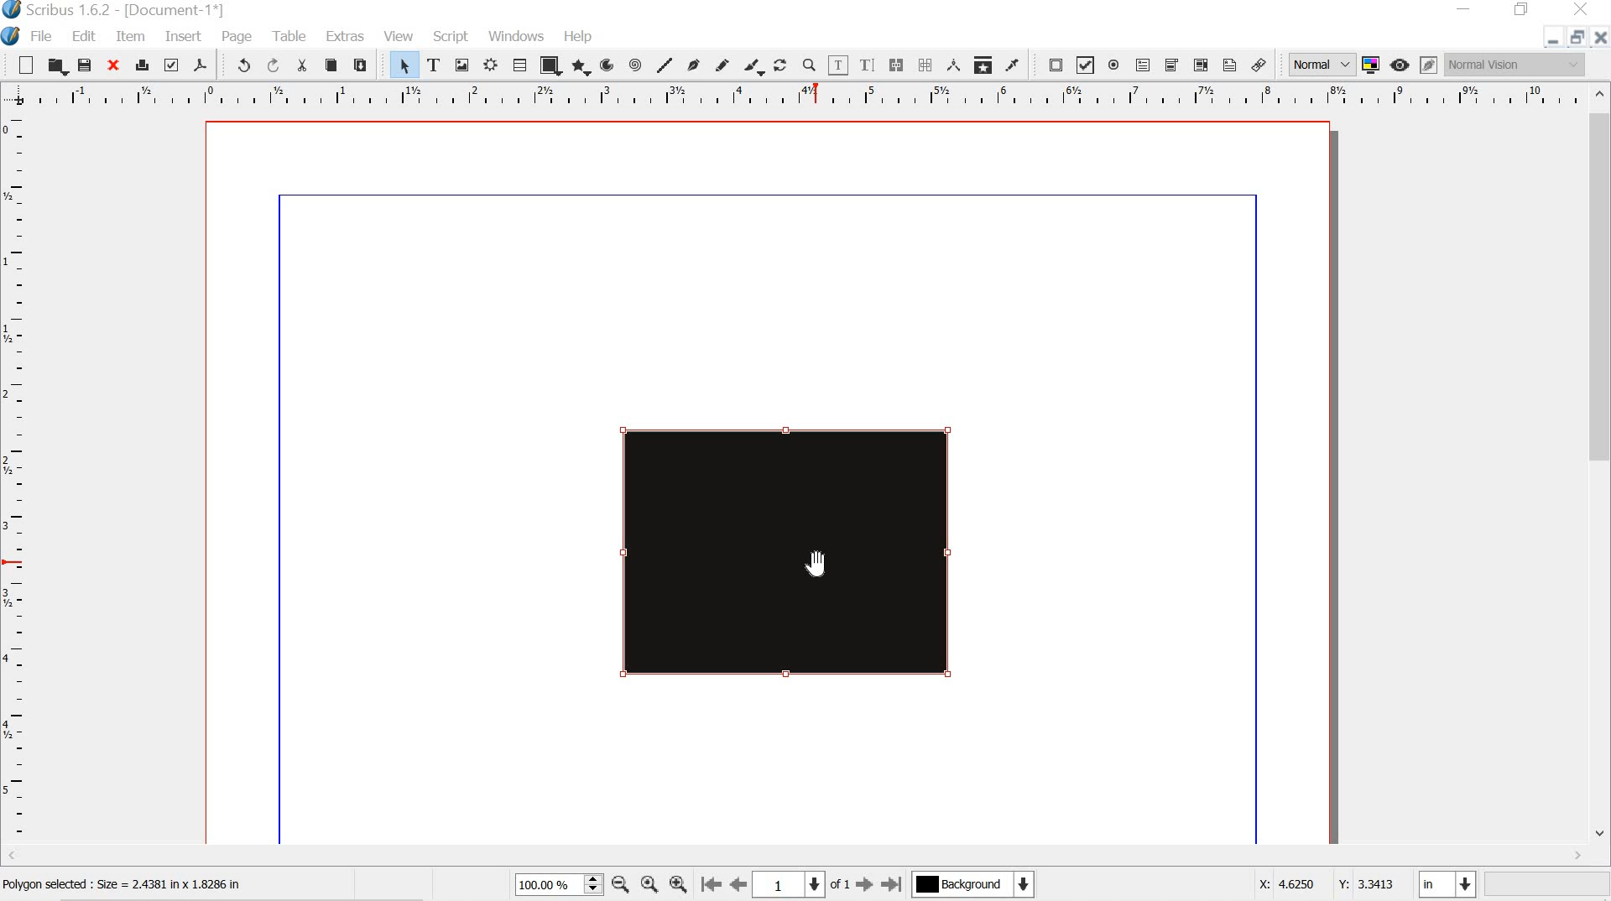  What do you see at coordinates (201, 65) in the screenshot?
I see `save as pdf` at bounding box center [201, 65].